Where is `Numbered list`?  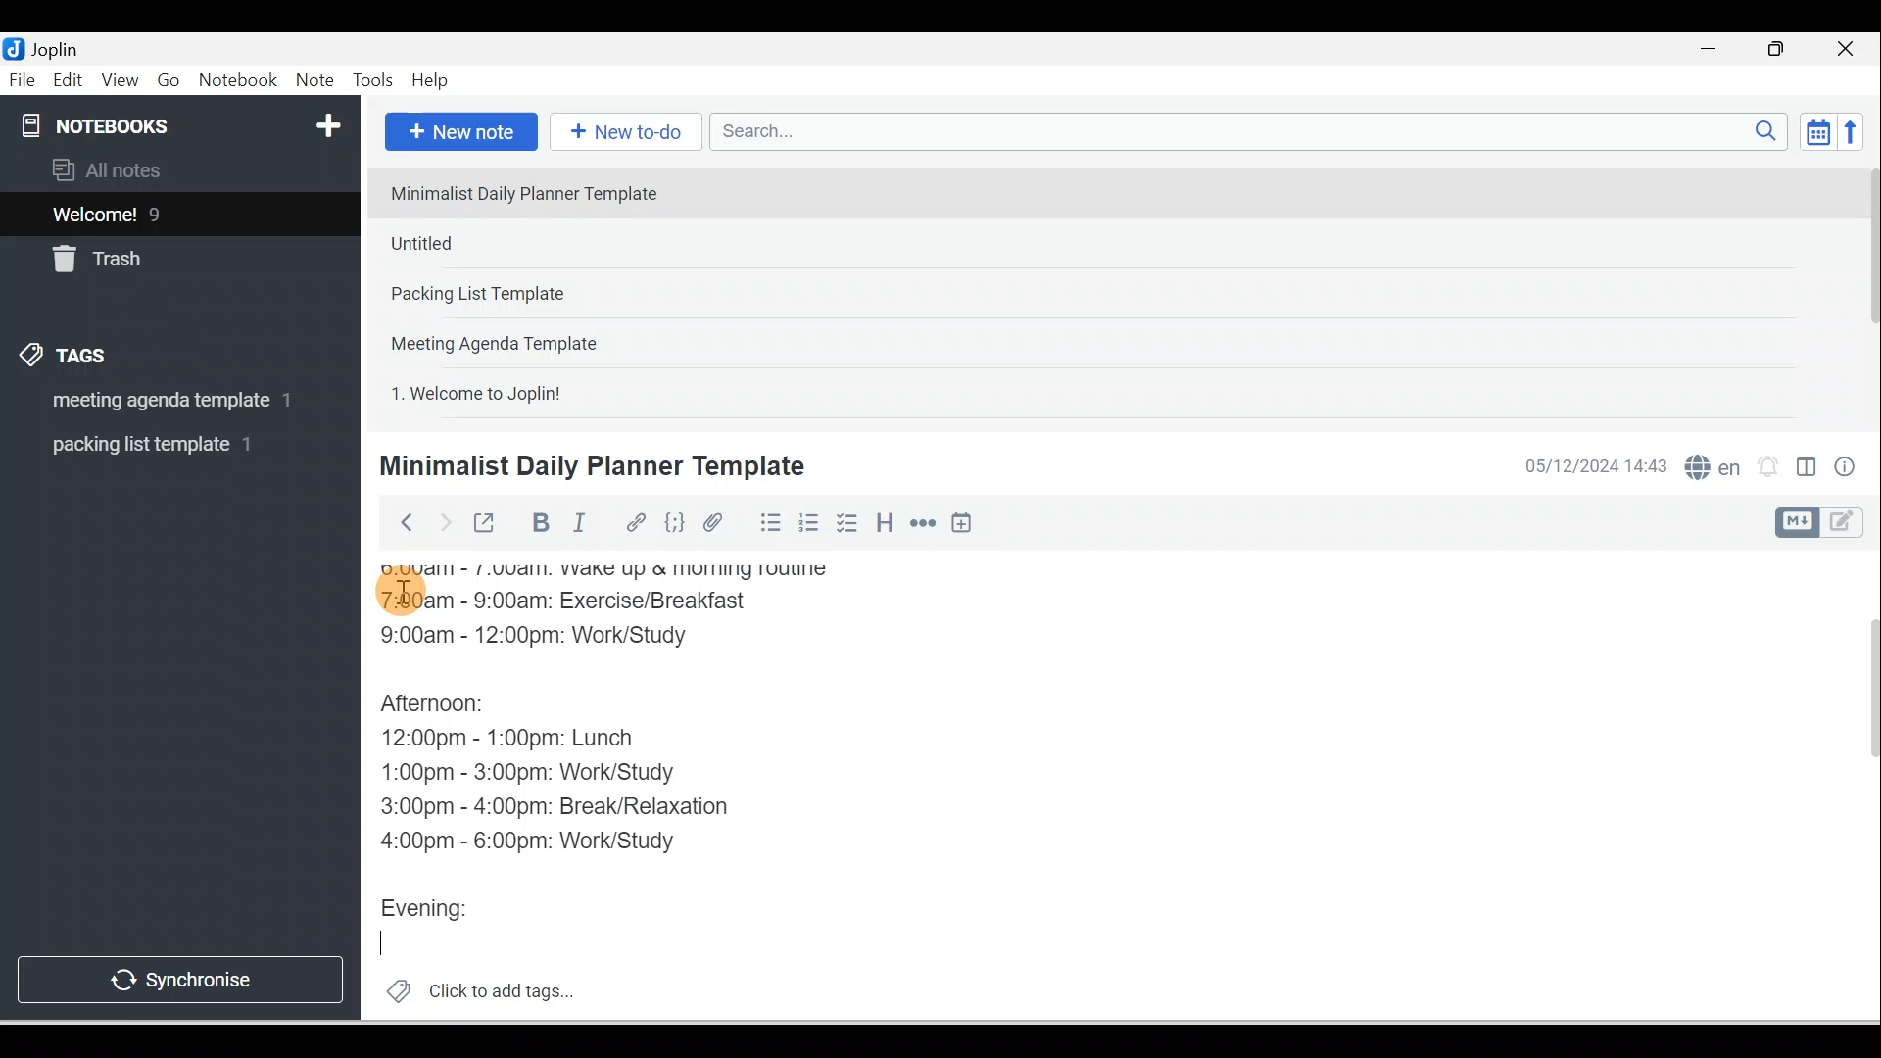 Numbered list is located at coordinates (809, 522).